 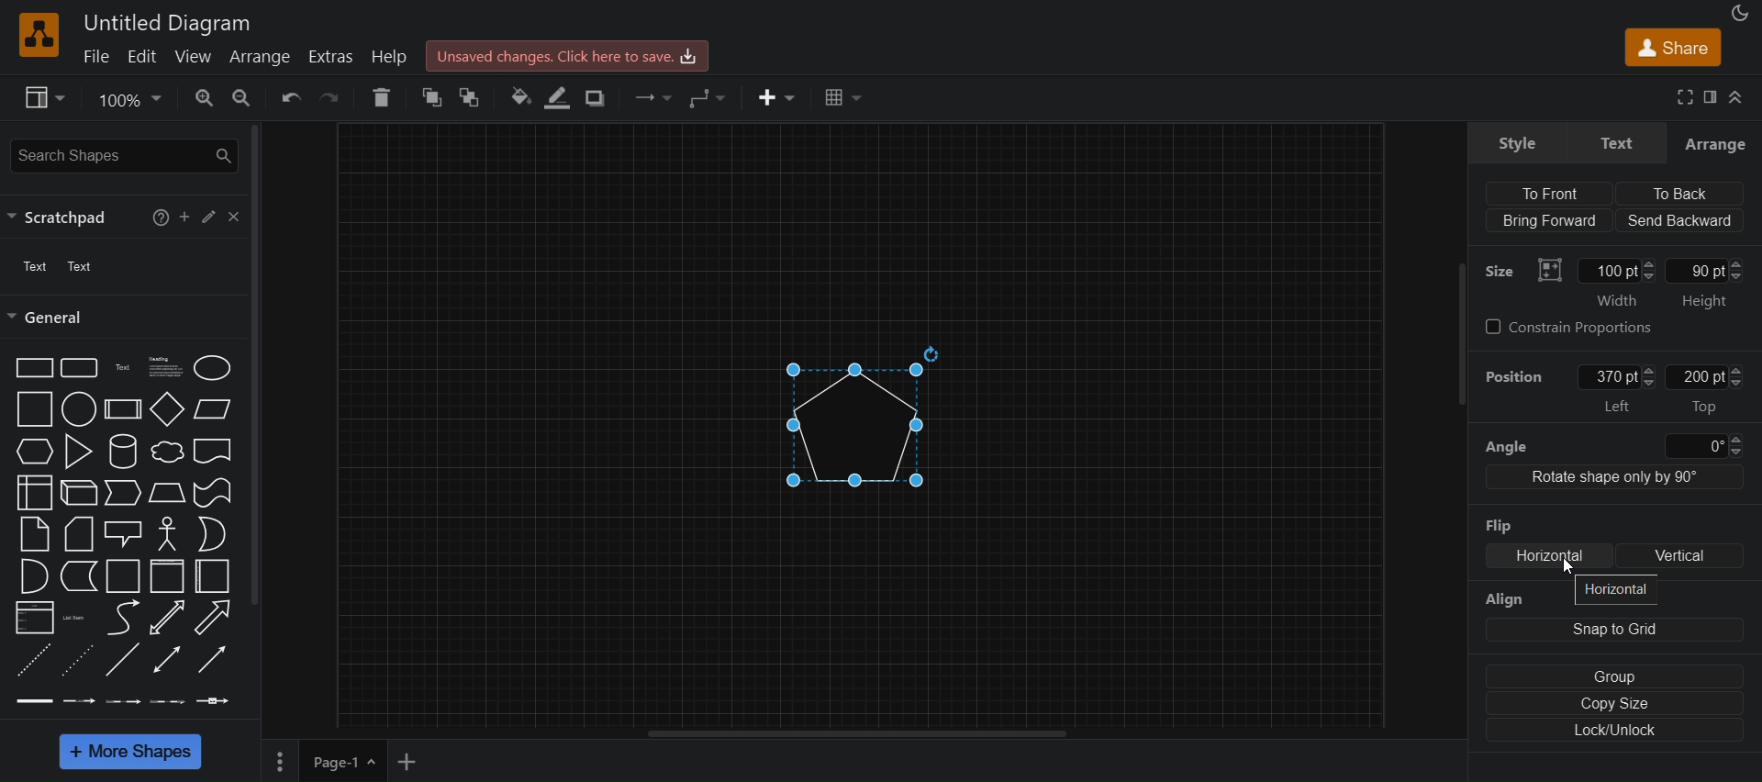 What do you see at coordinates (1615, 630) in the screenshot?
I see `snap to grid` at bounding box center [1615, 630].